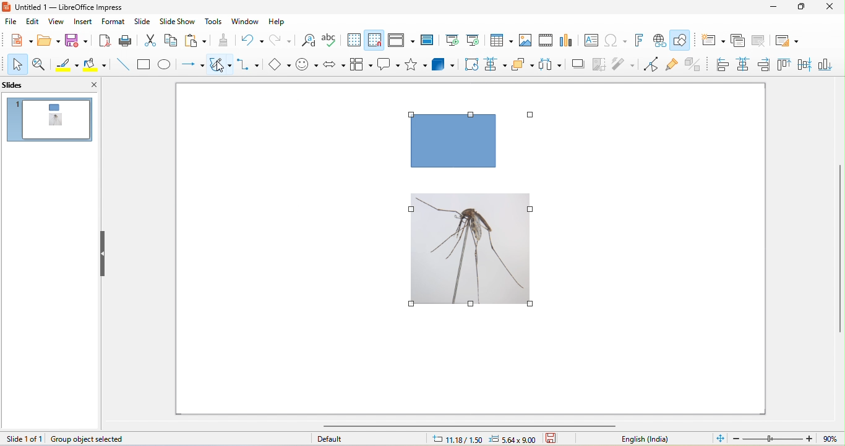 The height and width of the screenshot is (446, 845). Describe the element at coordinates (148, 40) in the screenshot. I see `cut` at that location.